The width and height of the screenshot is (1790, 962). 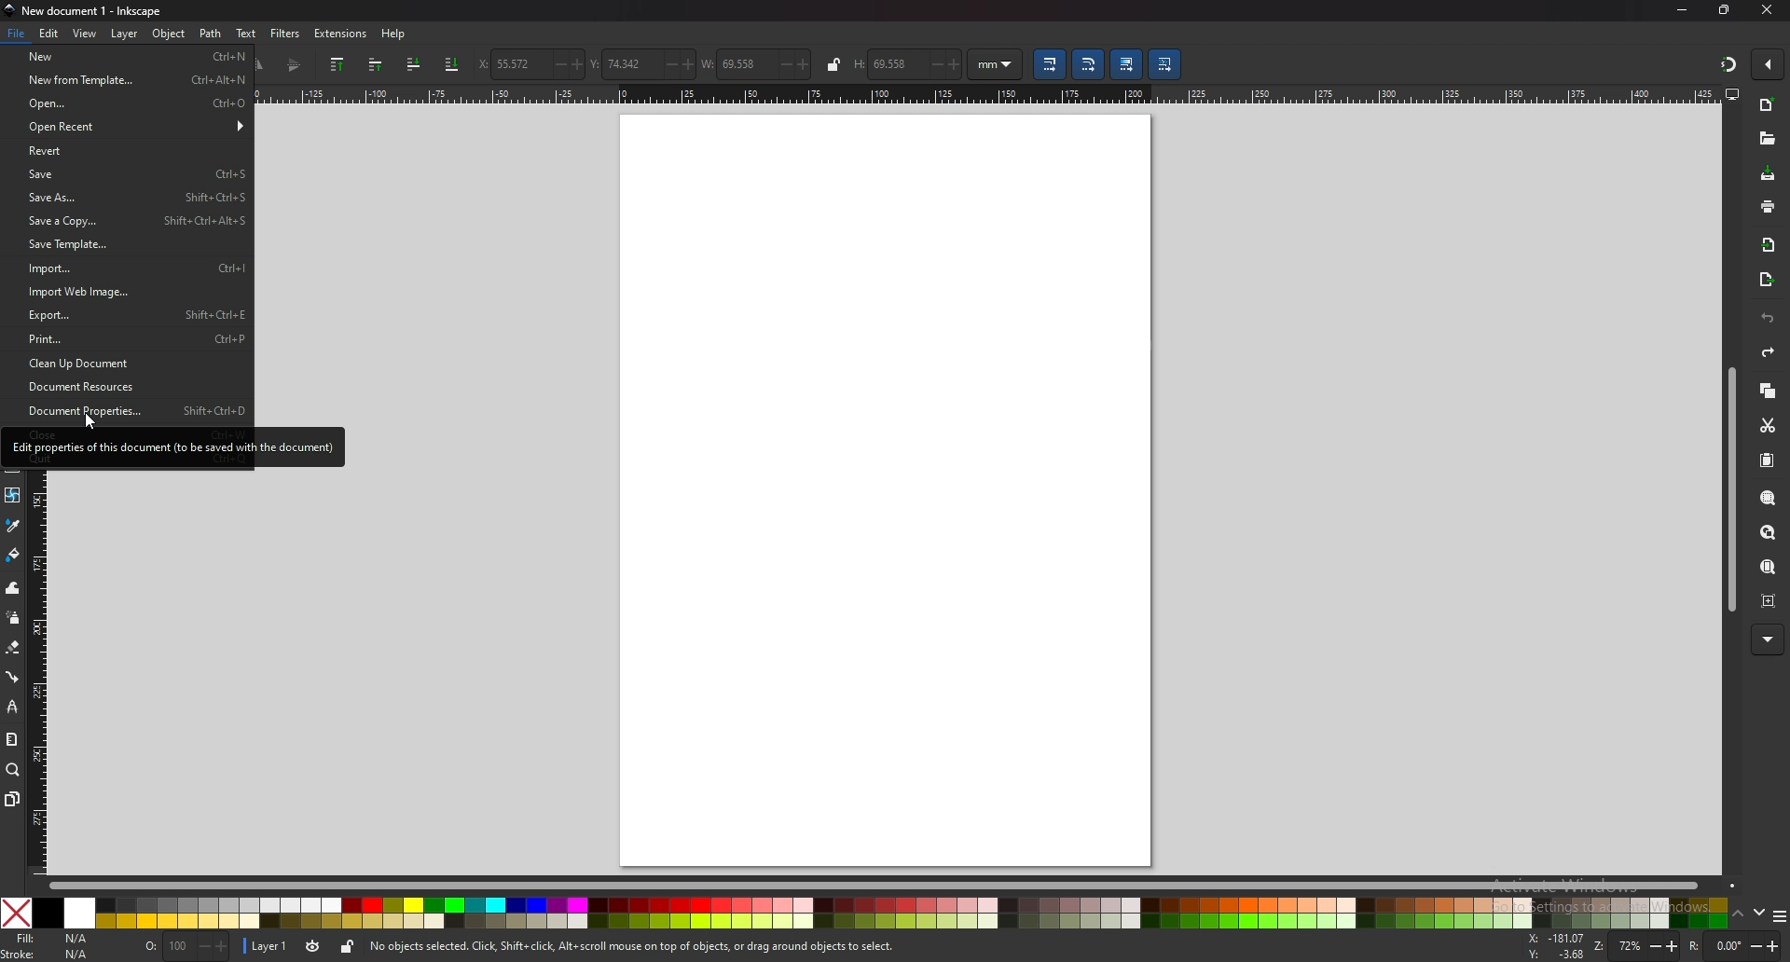 I want to click on unlock, so click(x=344, y=948).